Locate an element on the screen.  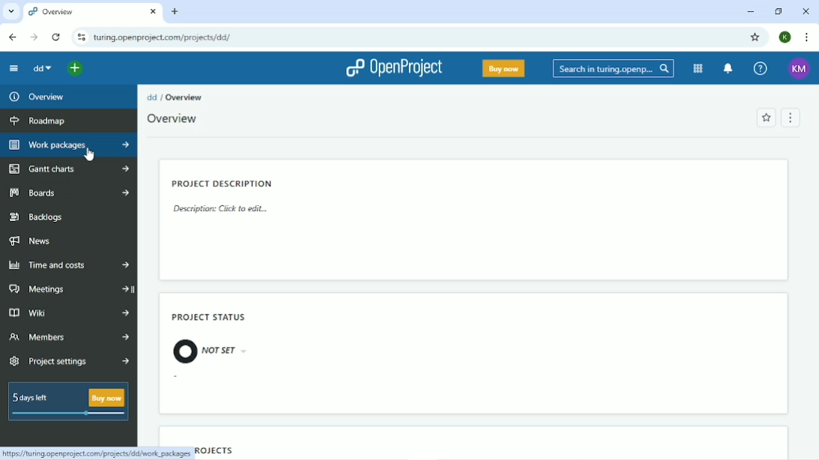
dd is located at coordinates (41, 68).